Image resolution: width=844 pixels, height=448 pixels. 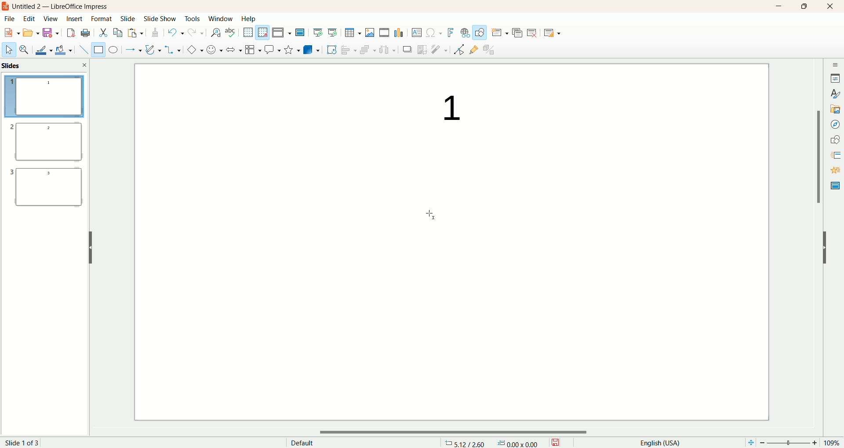 What do you see at coordinates (830, 7) in the screenshot?
I see `close` at bounding box center [830, 7].